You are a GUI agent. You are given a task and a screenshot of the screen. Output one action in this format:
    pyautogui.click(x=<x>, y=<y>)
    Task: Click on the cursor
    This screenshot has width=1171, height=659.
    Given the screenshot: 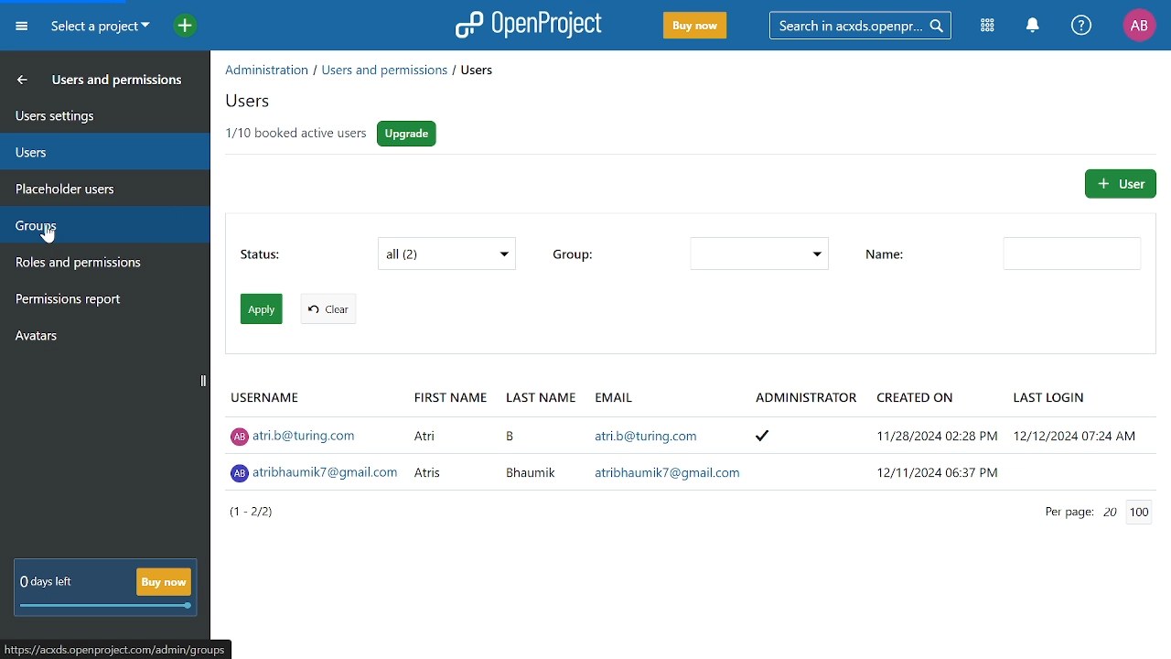 What is the action you would take?
    pyautogui.click(x=49, y=236)
    